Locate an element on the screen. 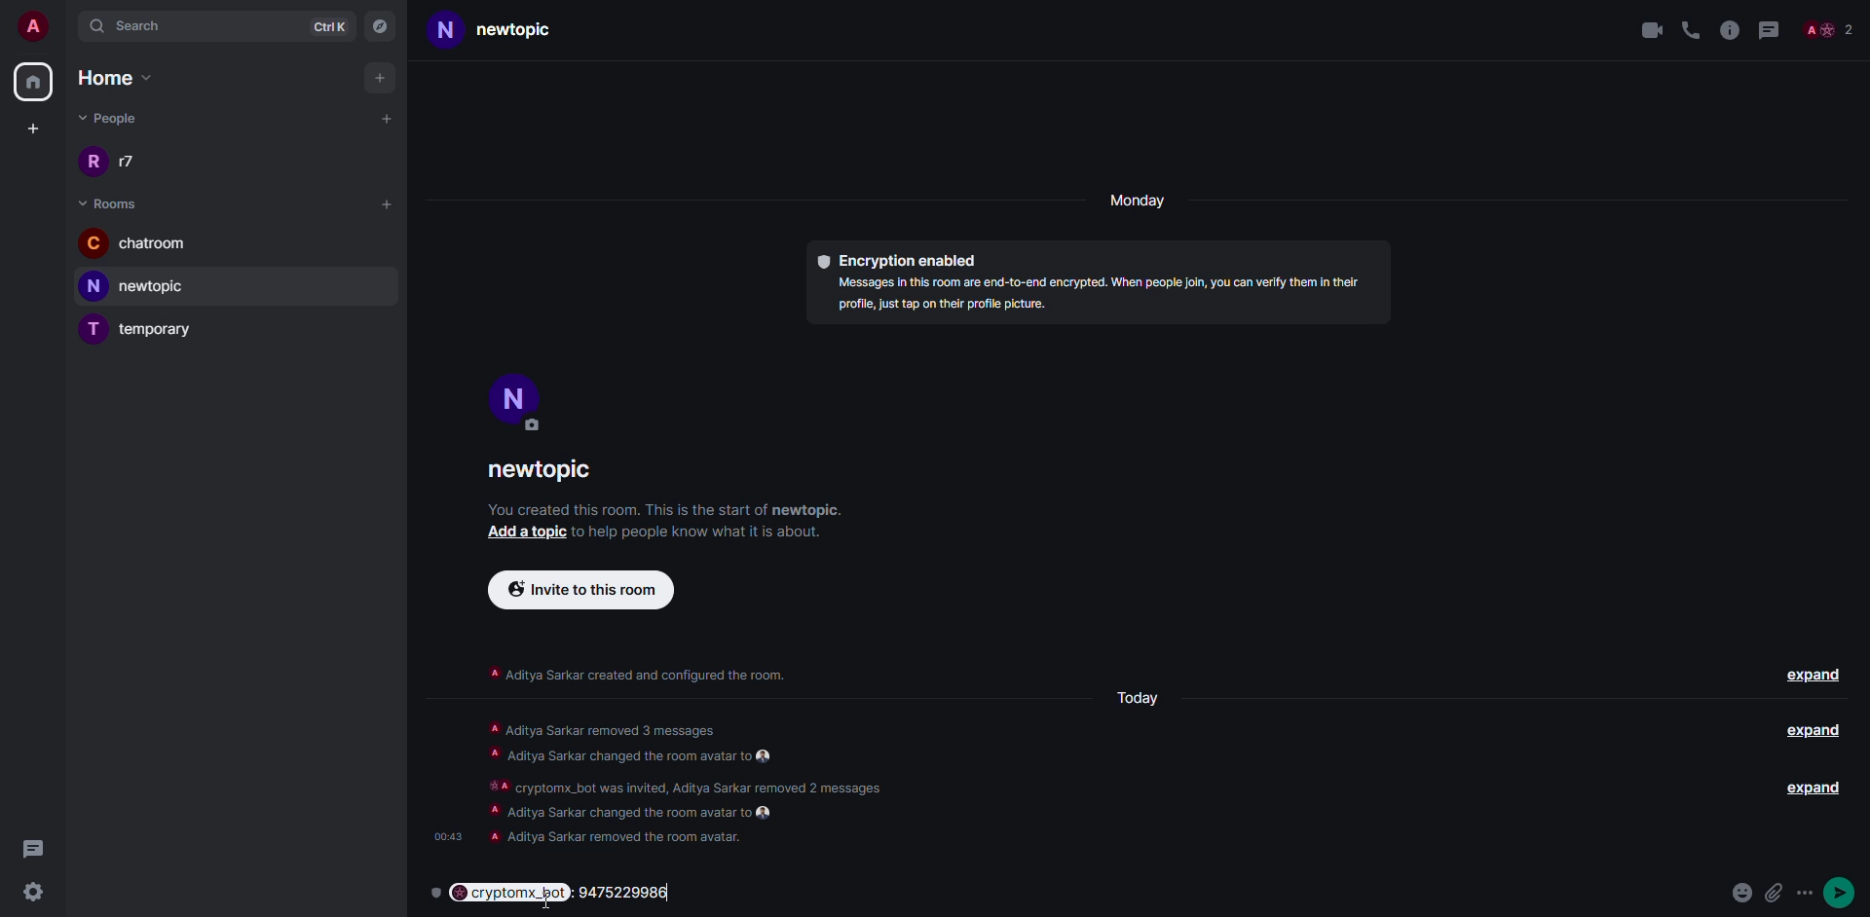 This screenshot has height=917, width=1870. expand is located at coordinates (1802, 789).